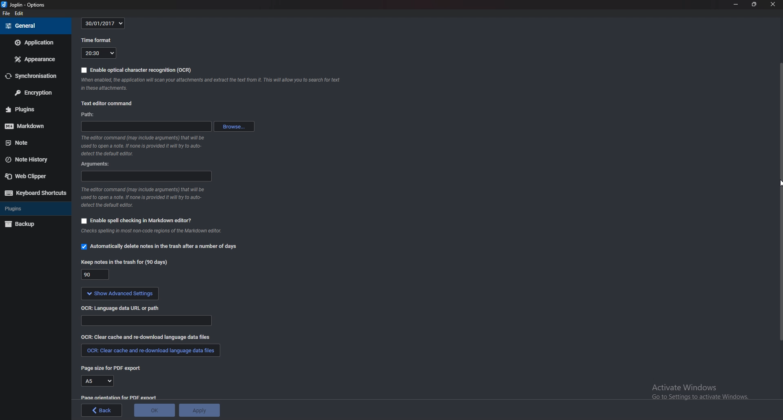  What do you see at coordinates (7, 13) in the screenshot?
I see `file` at bounding box center [7, 13].